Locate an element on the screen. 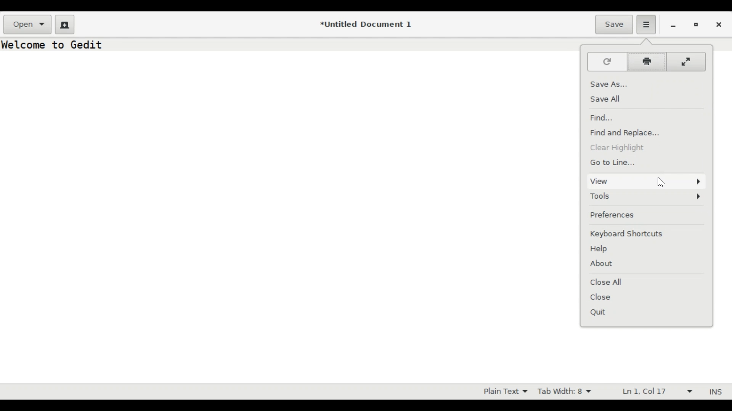 This screenshot has height=411, width=732. Close is located at coordinates (601, 298).